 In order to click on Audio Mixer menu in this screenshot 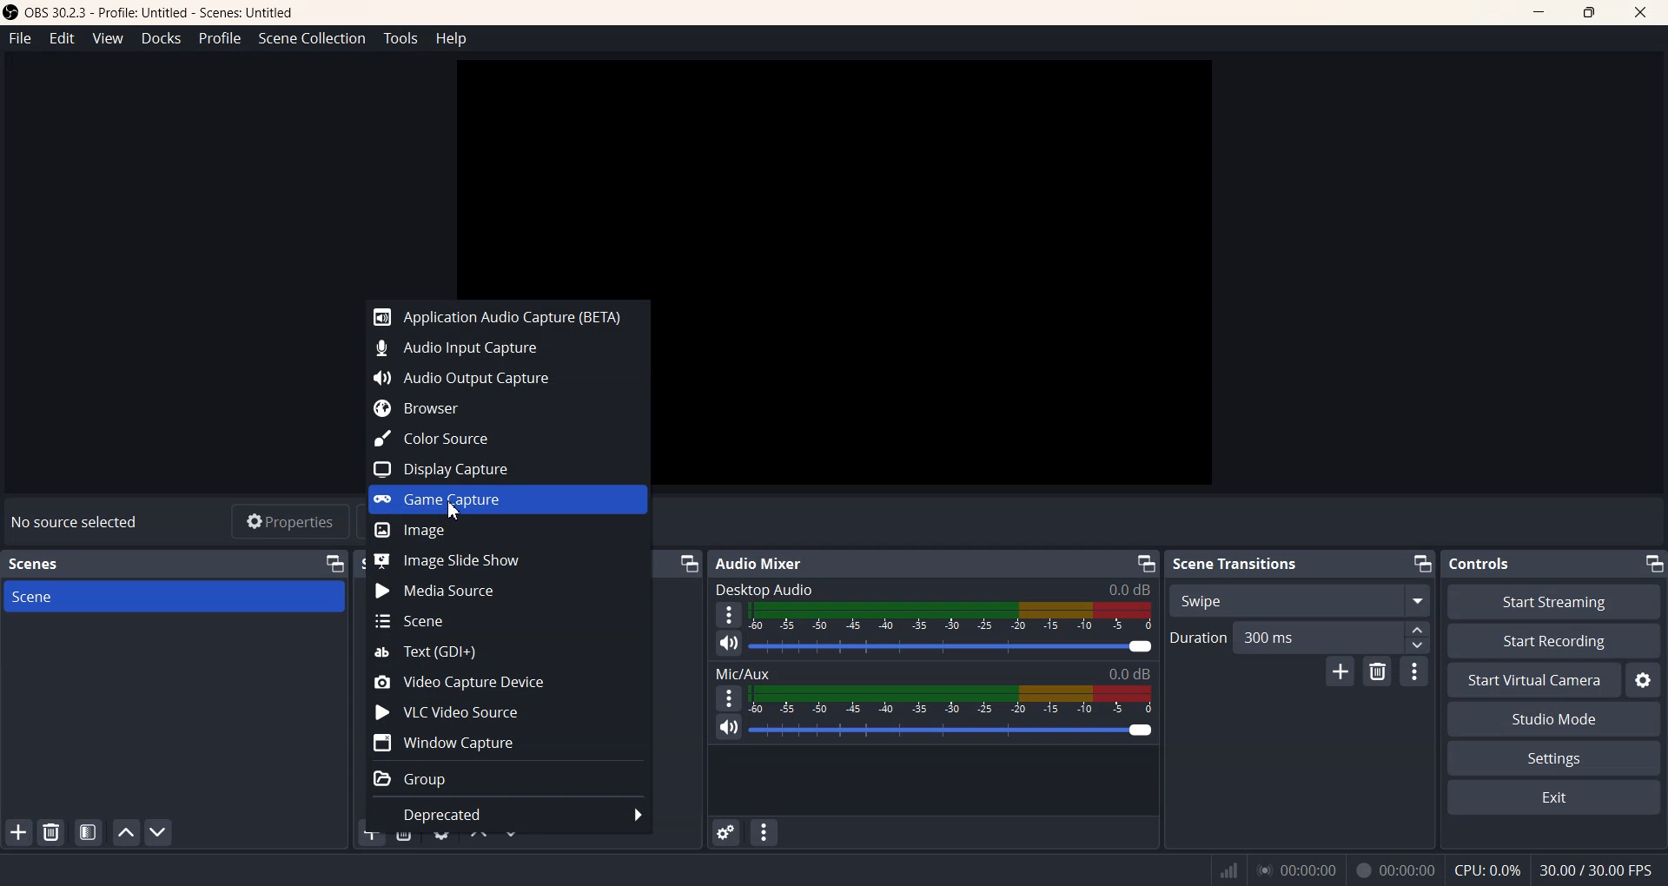, I will do `click(763, 834)`.